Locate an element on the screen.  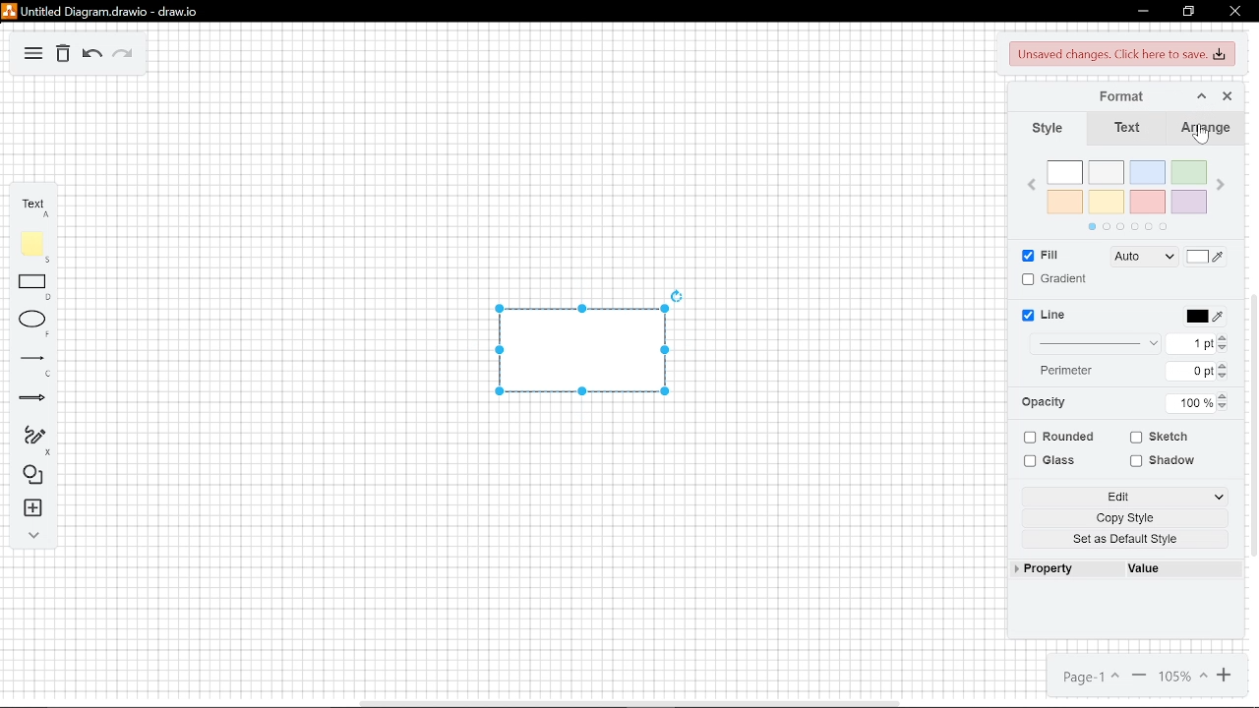
note is located at coordinates (37, 247).